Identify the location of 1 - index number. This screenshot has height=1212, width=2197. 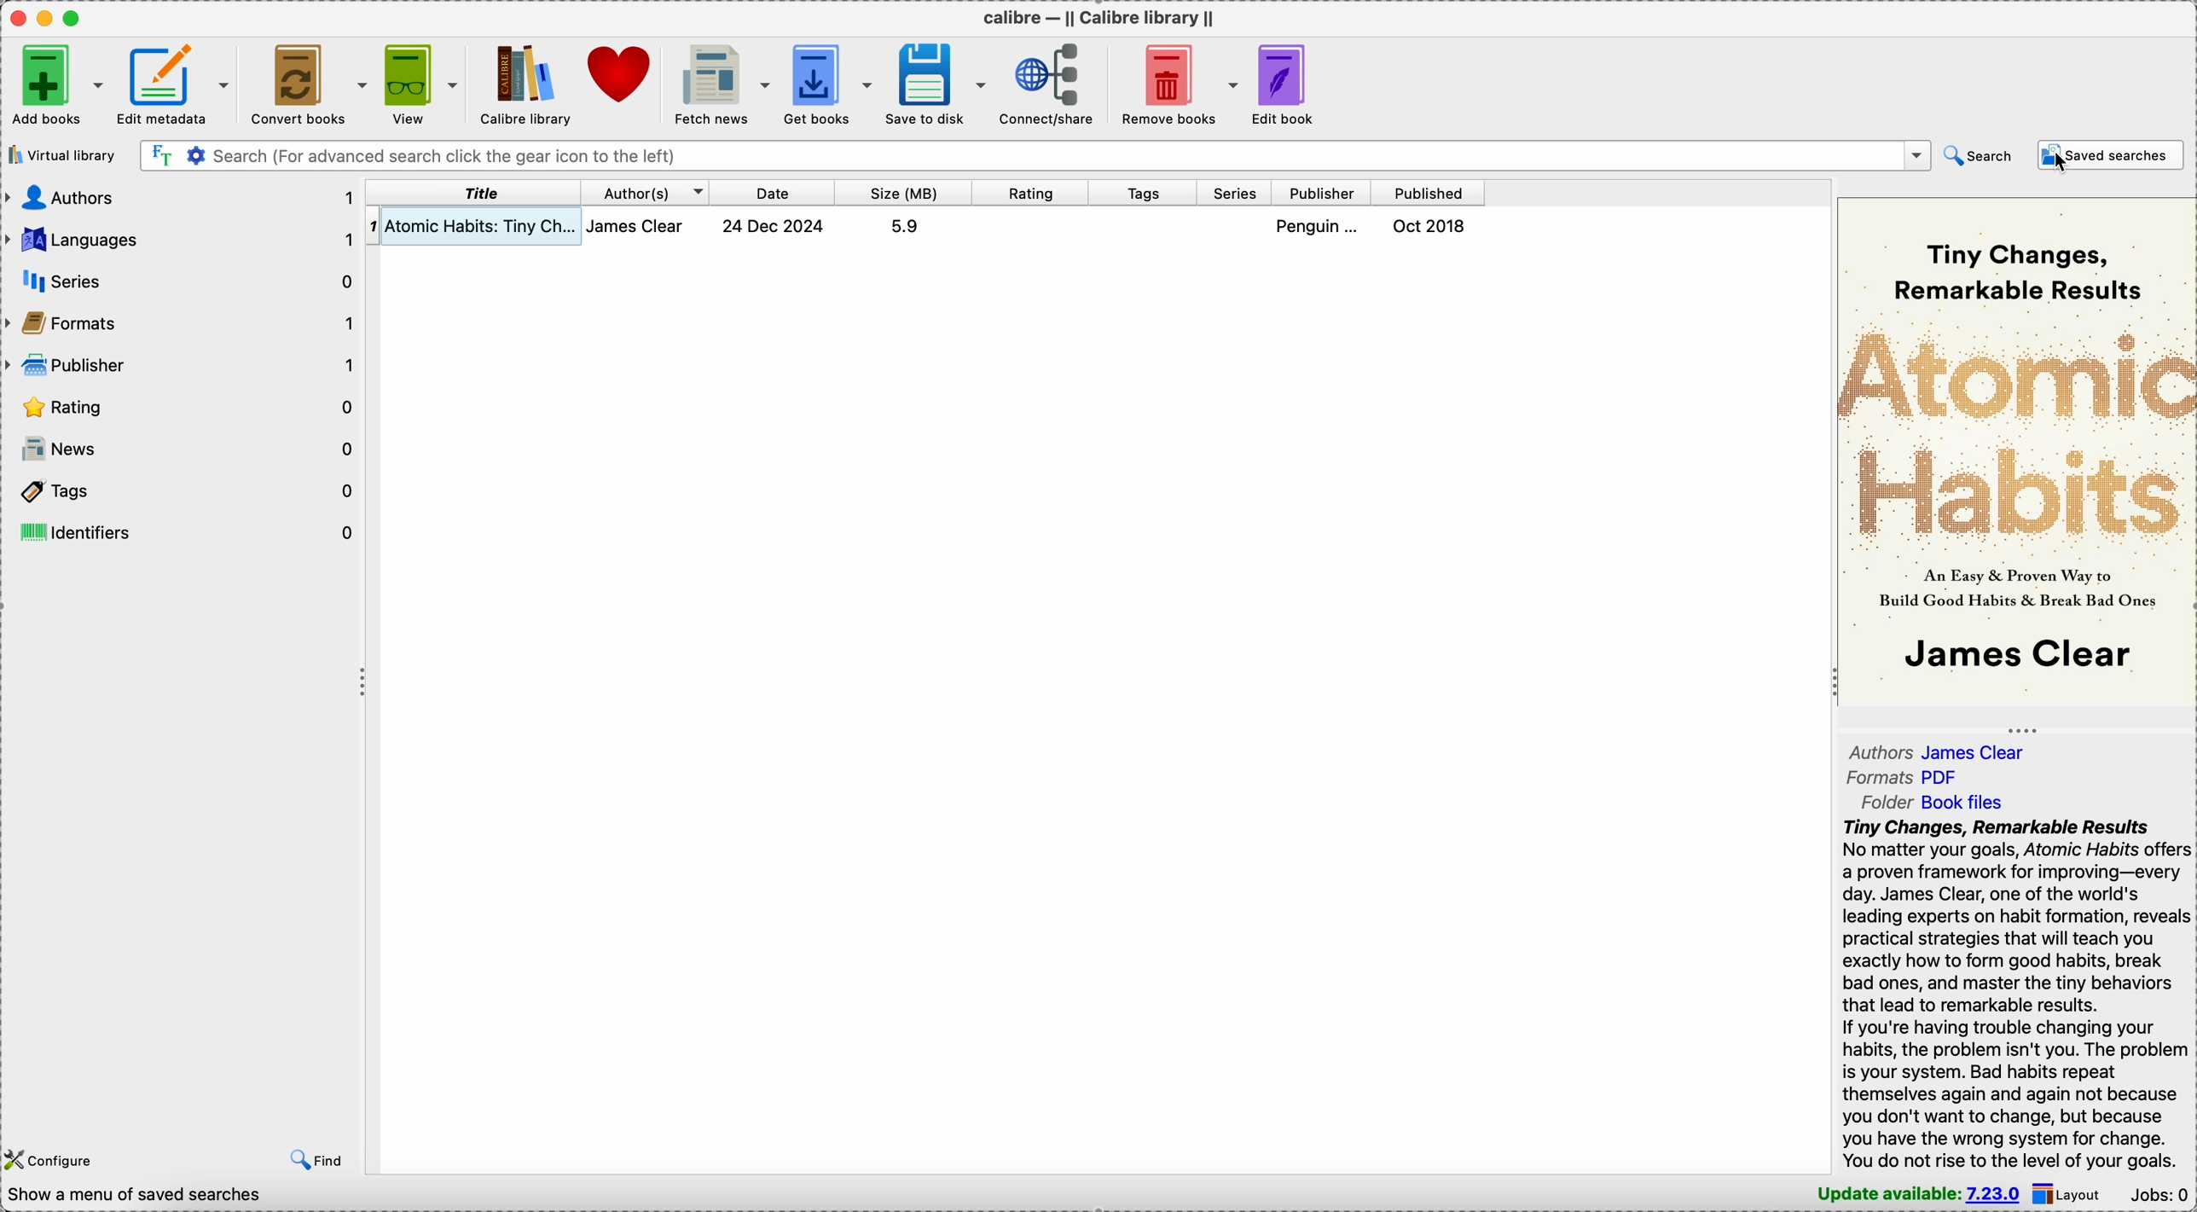
(373, 226).